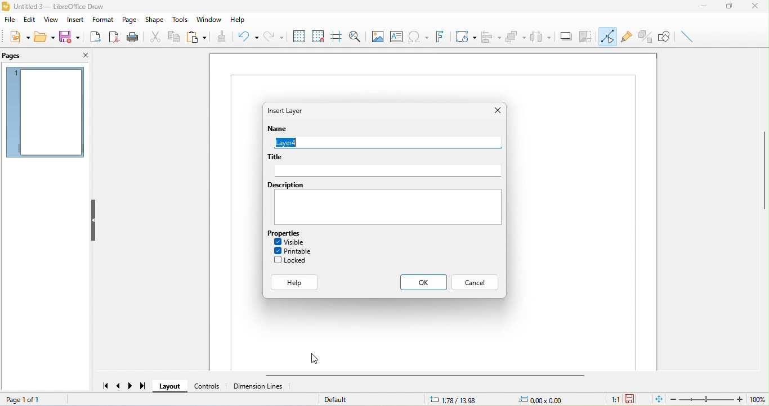  Describe the element at coordinates (611, 400) in the screenshot. I see `1:1` at that location.